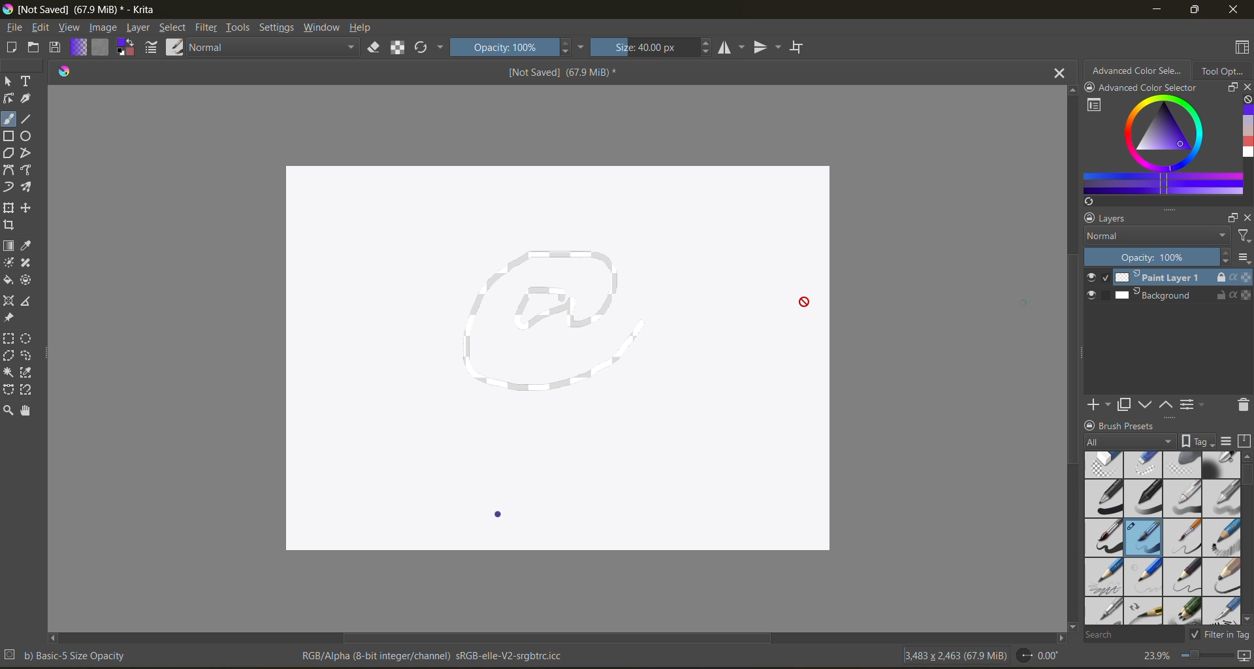 The image size is (1254, 669). Describe the element at coordinates (8, 170) in the screenshot. I see `bezier curve` at that location.